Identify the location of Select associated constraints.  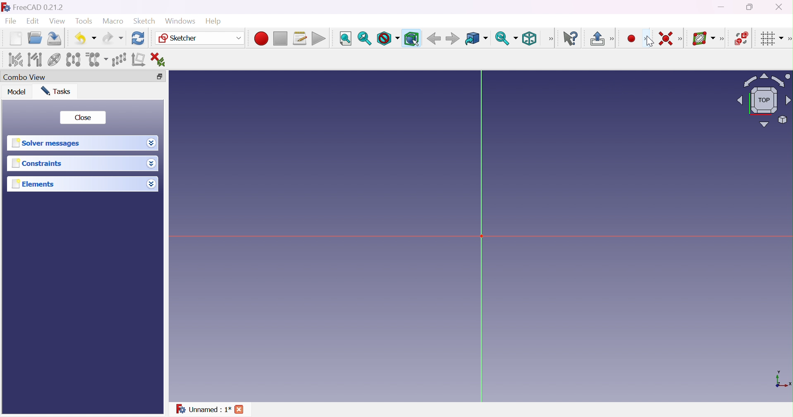
(15, 60).